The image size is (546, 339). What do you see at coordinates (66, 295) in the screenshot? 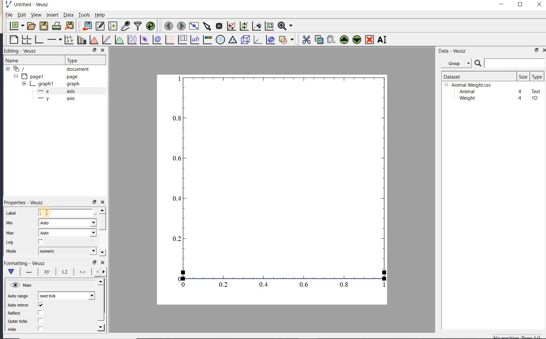
I see `next click` at bounding box center [66, 295].